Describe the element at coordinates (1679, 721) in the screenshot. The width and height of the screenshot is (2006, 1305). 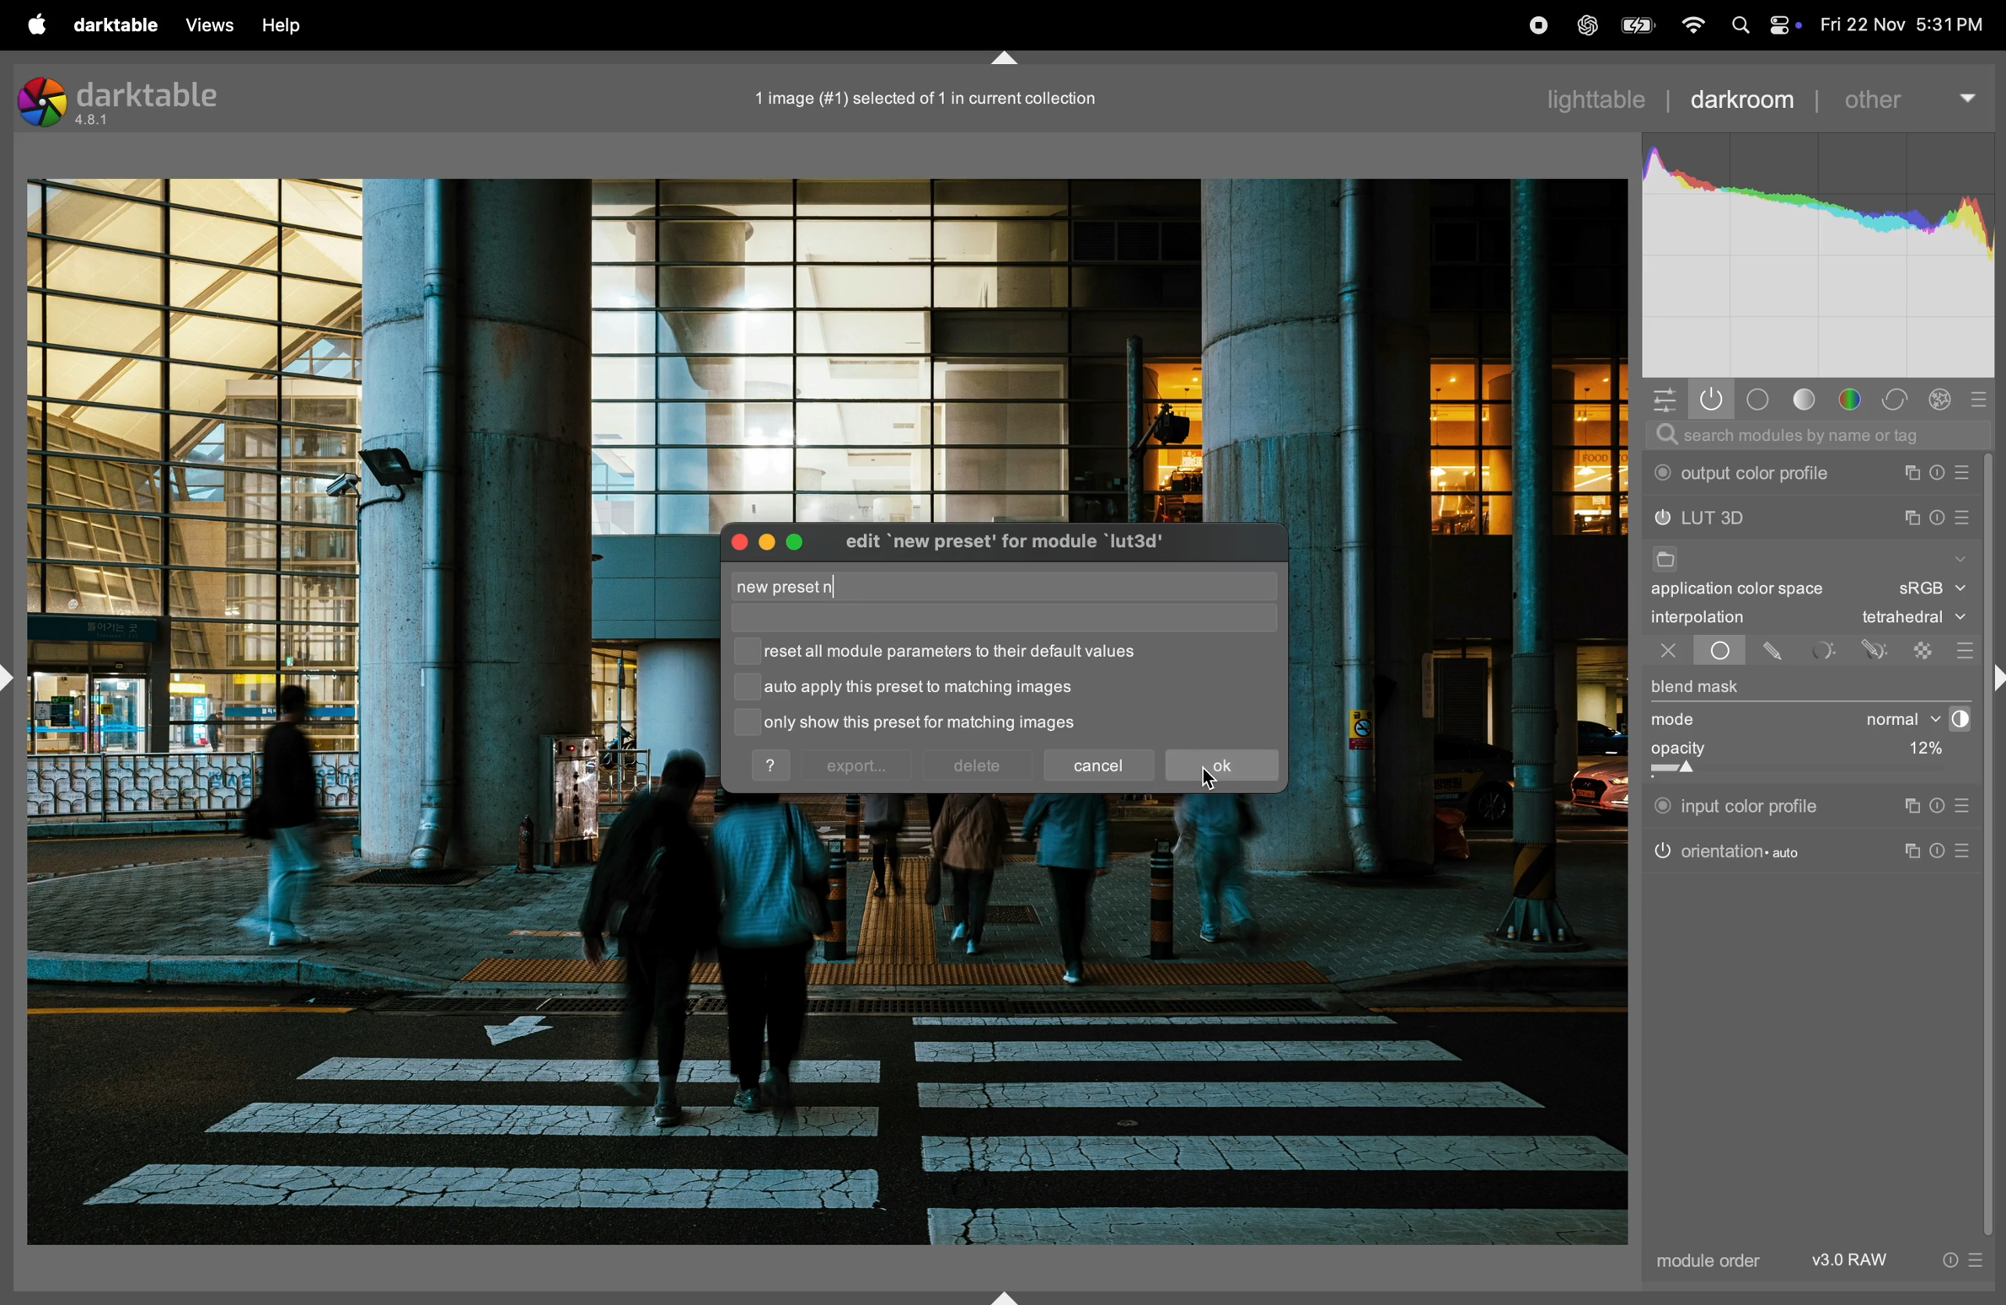
I see `mode` at that location.